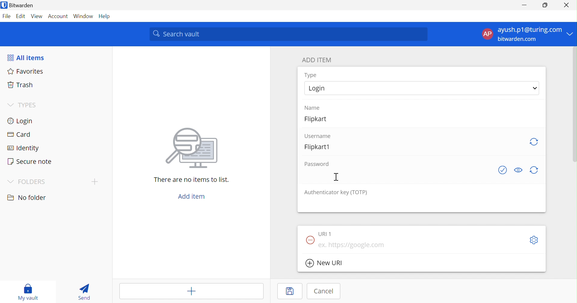  I want to click on My vault, so click(29, 292).